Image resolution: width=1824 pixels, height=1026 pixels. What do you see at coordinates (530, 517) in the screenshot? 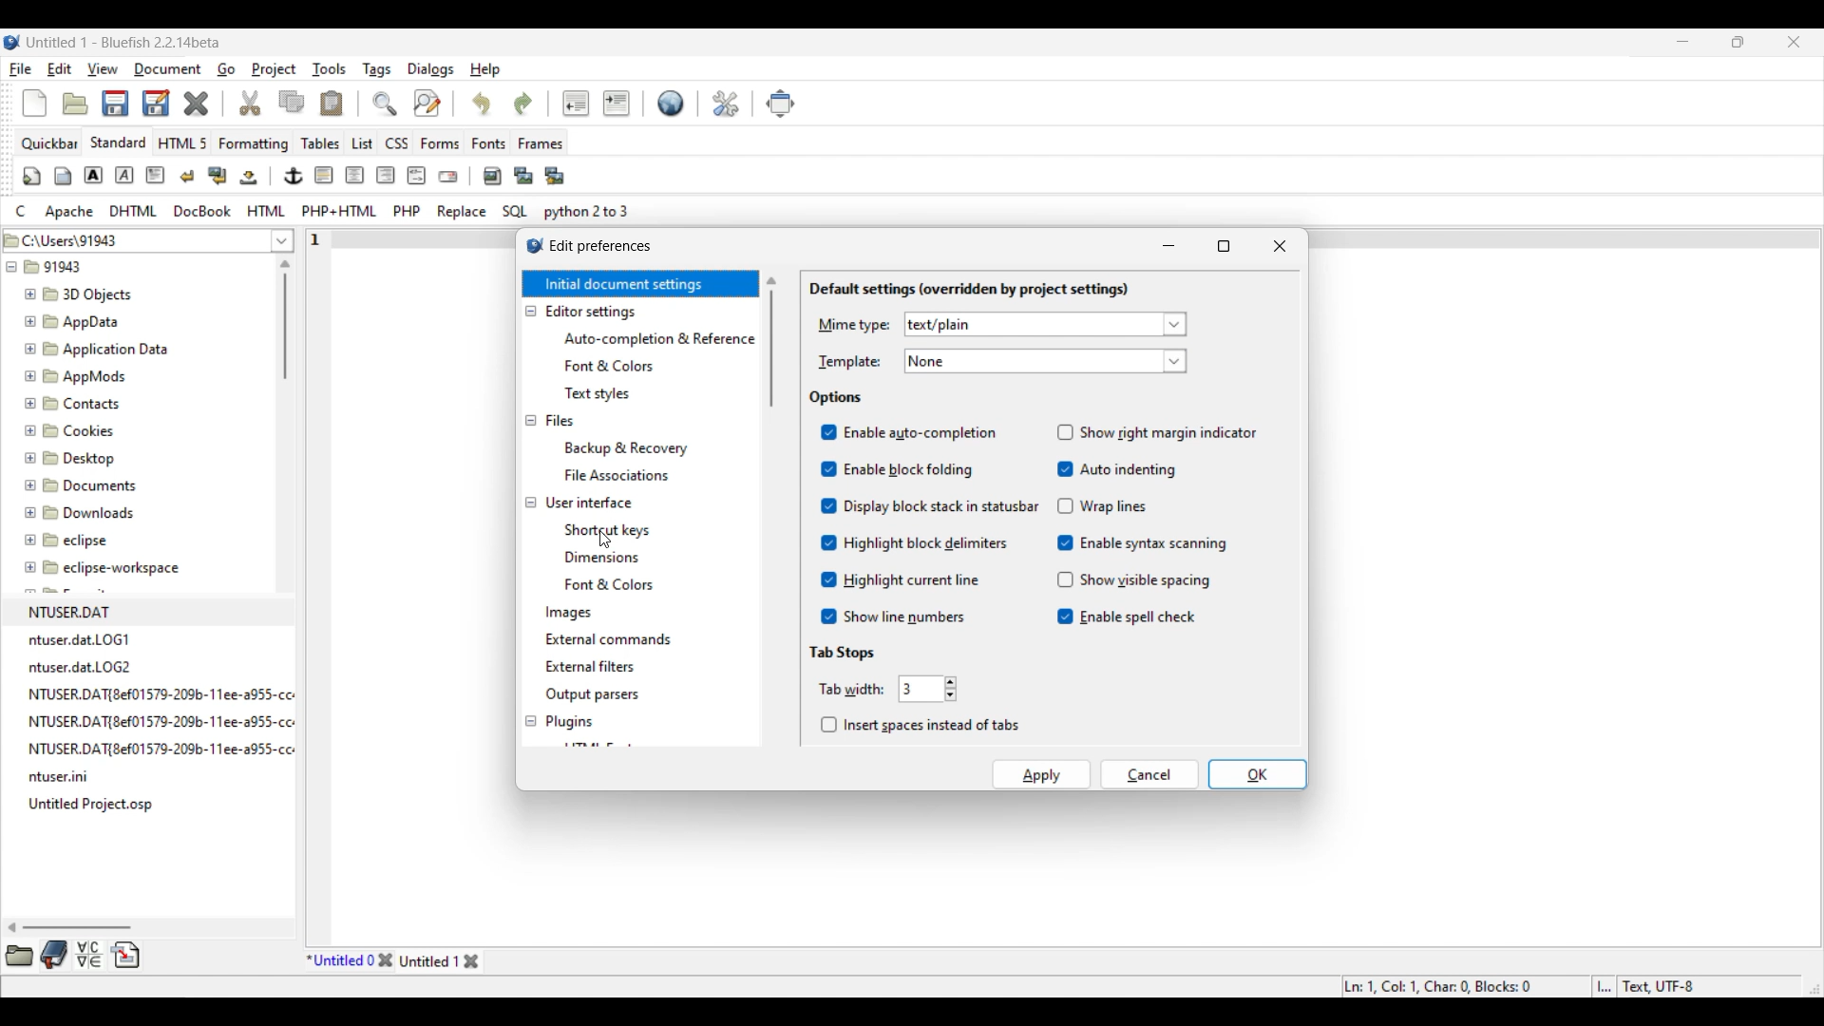
I see `Collapse settings` at bounding box center [530, 517].